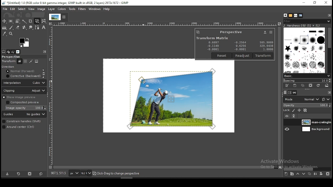  I want to click on 329.9438, so click(267, 46).